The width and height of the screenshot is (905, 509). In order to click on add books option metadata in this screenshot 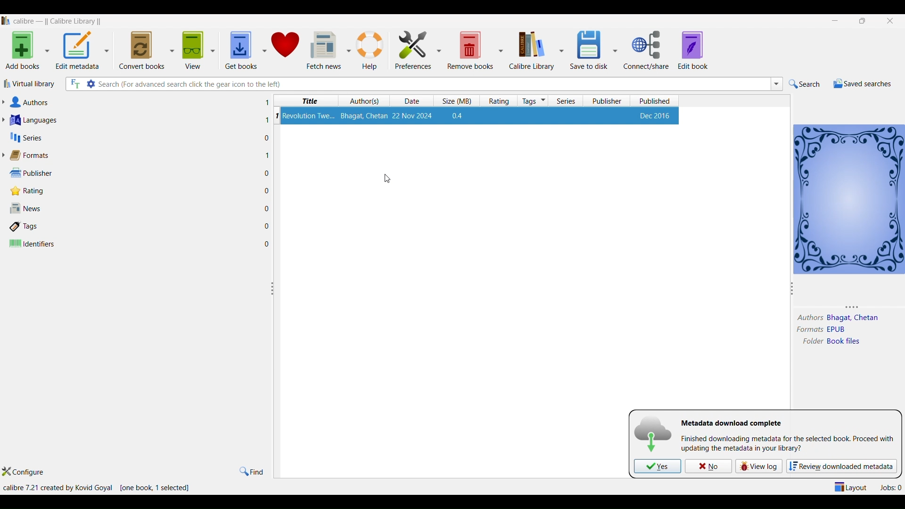, I will do `click(49, 50)`.